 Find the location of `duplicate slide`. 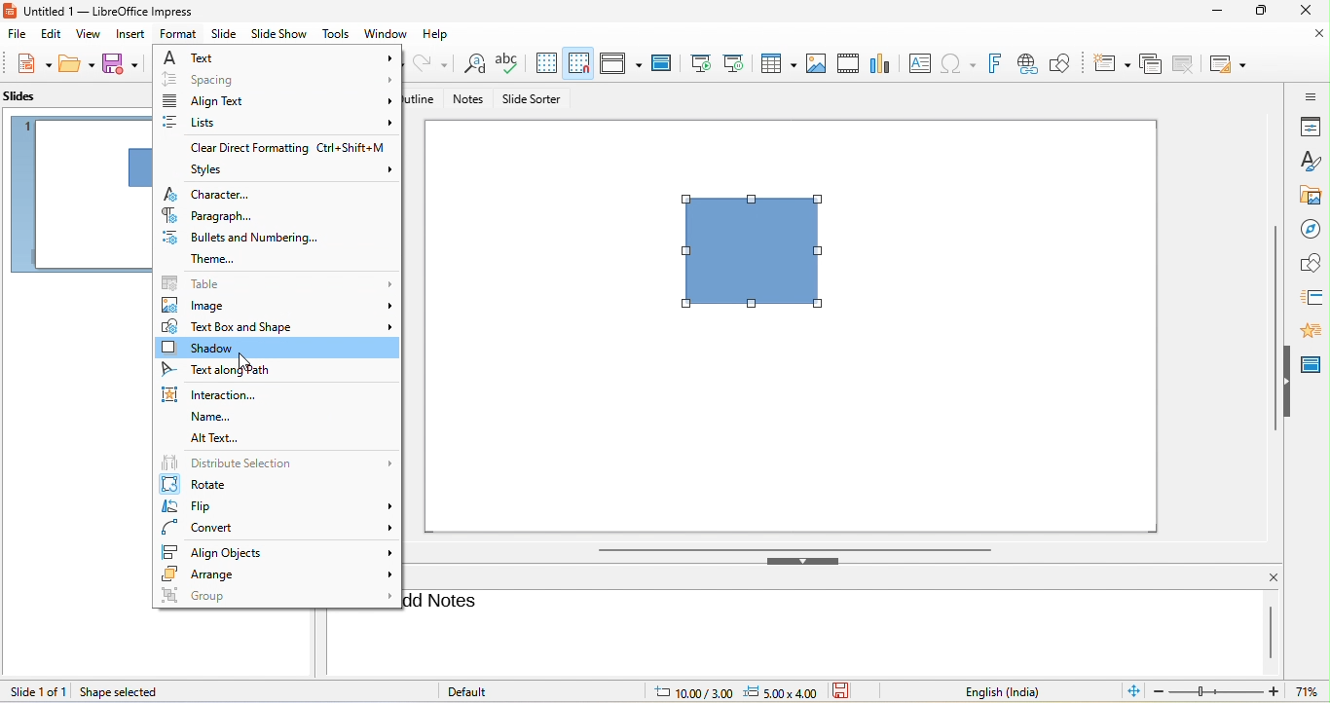

duplicate slide is located at coordinates (1152, 65).